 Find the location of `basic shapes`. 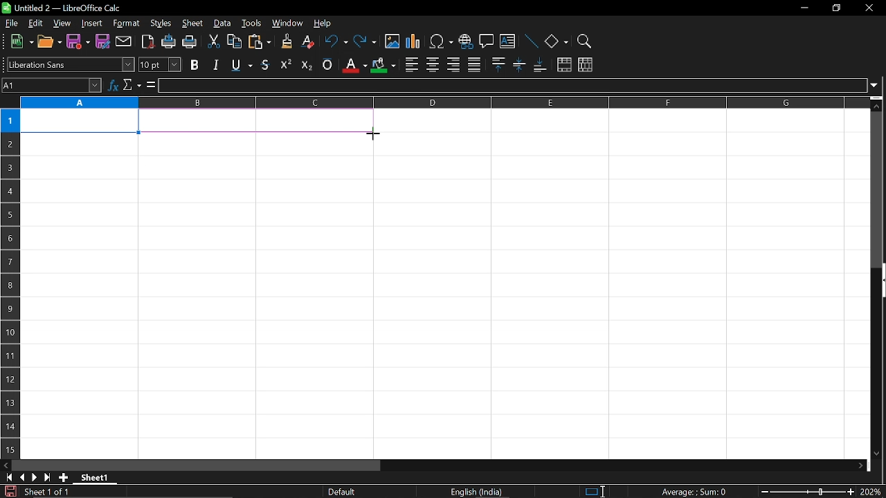

basic shapes is located at coordinates (557, 41).